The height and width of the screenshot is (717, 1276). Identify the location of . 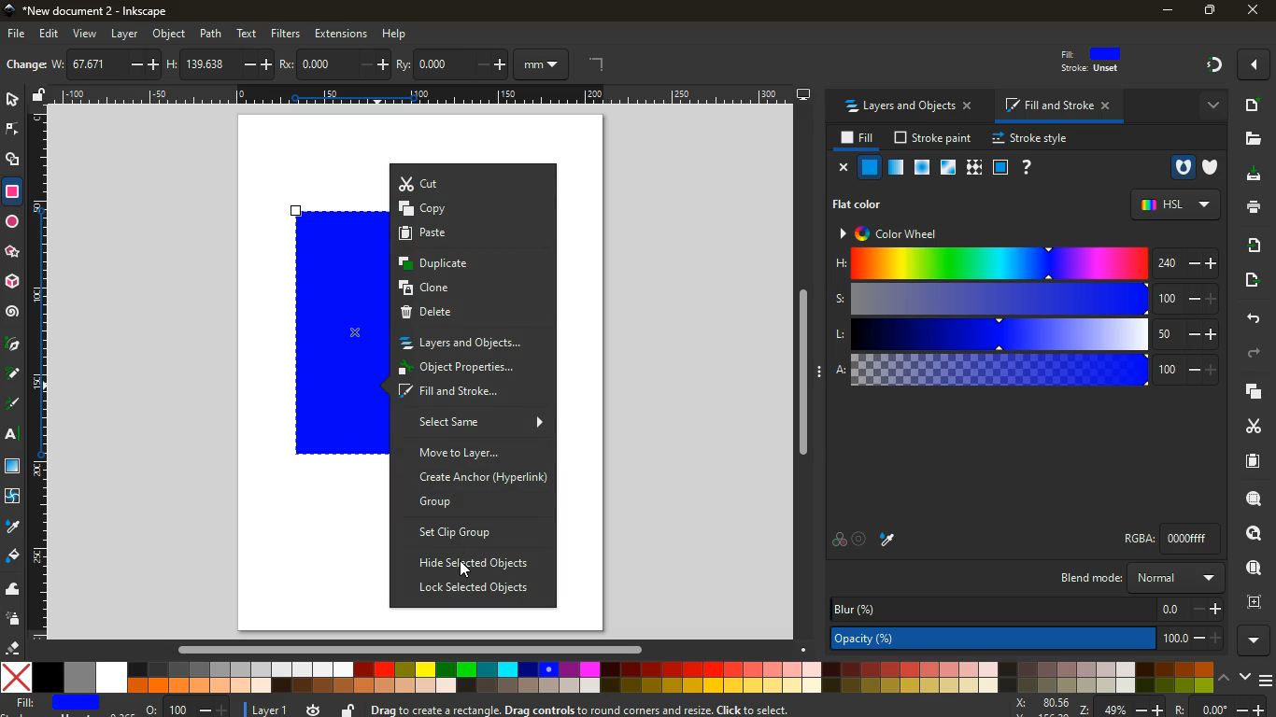
(419, 649).